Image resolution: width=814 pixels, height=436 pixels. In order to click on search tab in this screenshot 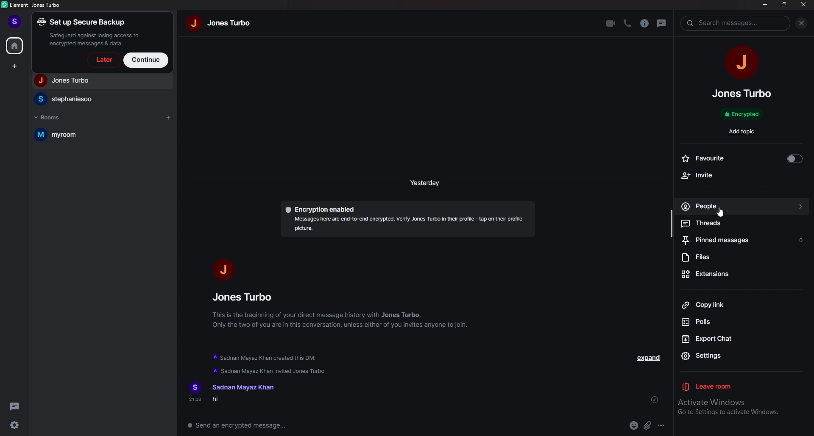, I will do `click(736, 23)`.